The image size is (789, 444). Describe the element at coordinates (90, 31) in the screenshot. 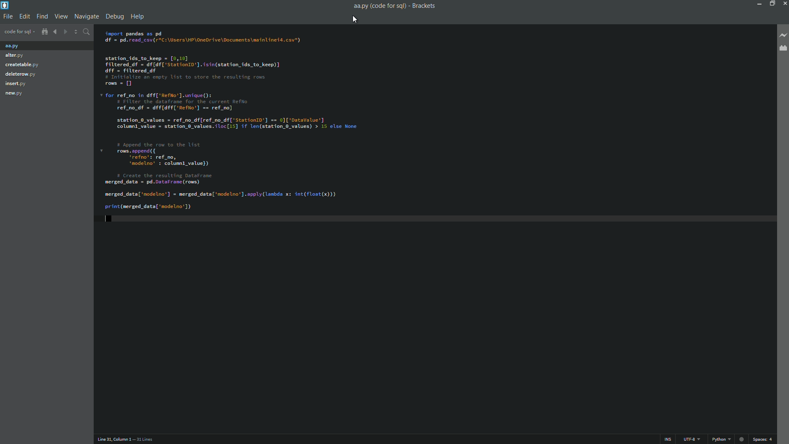

I see `find in files` at that location.